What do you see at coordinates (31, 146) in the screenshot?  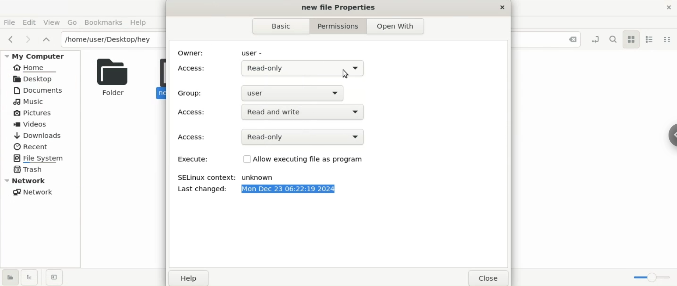 I see `Recent` at bounding box center [31, 146].